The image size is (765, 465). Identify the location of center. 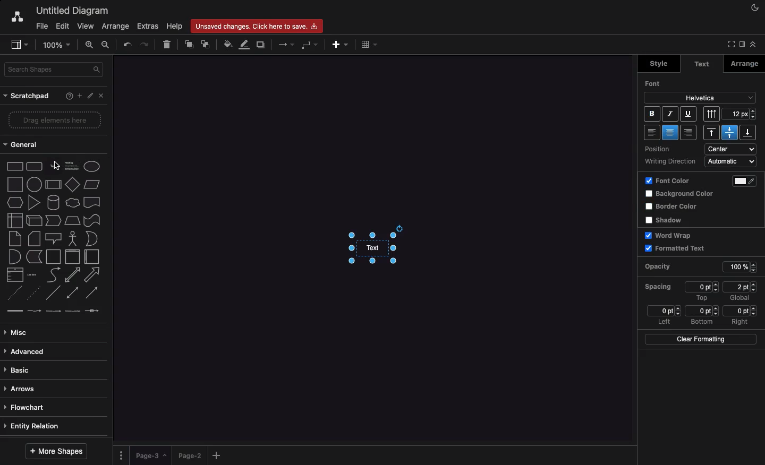
(732, 149).